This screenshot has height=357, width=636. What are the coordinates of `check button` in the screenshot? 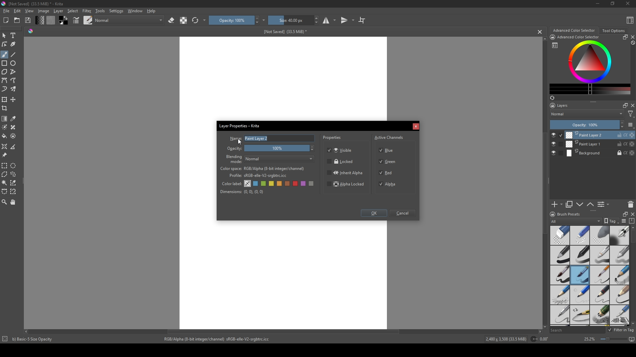 It's located at (556, 135).